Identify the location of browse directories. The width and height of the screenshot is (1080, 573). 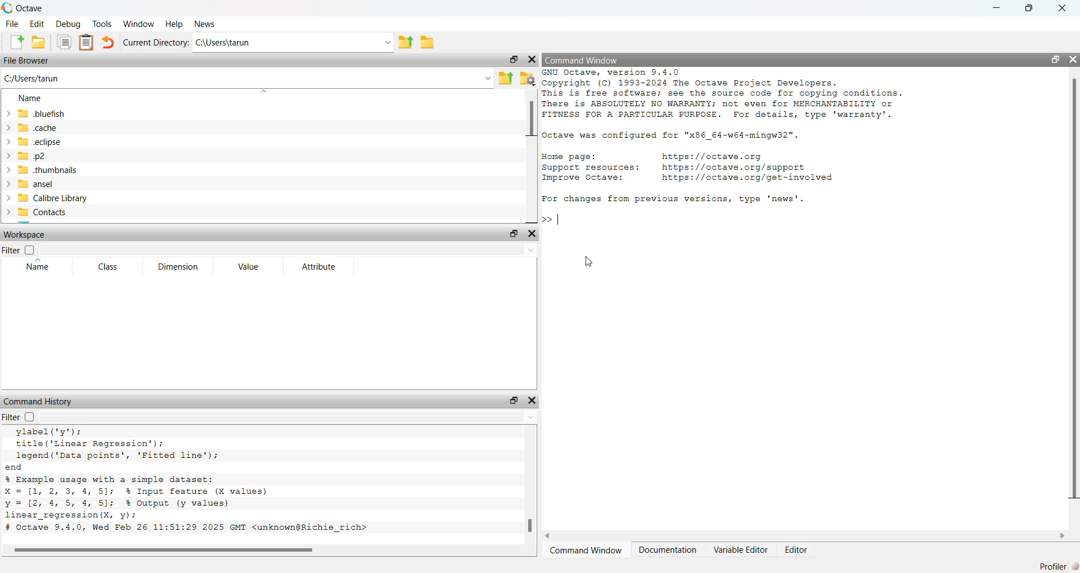
(427, 43).